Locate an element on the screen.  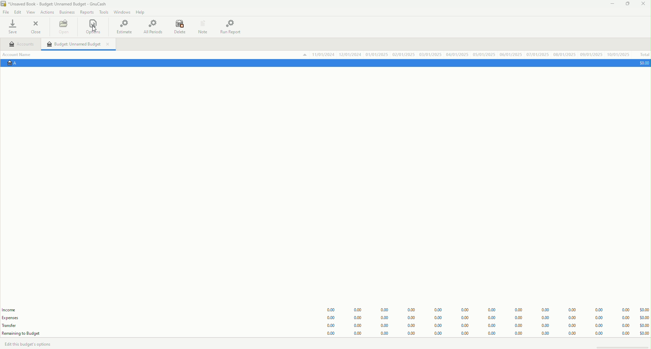
Delete is located at coordinates (180, 27).